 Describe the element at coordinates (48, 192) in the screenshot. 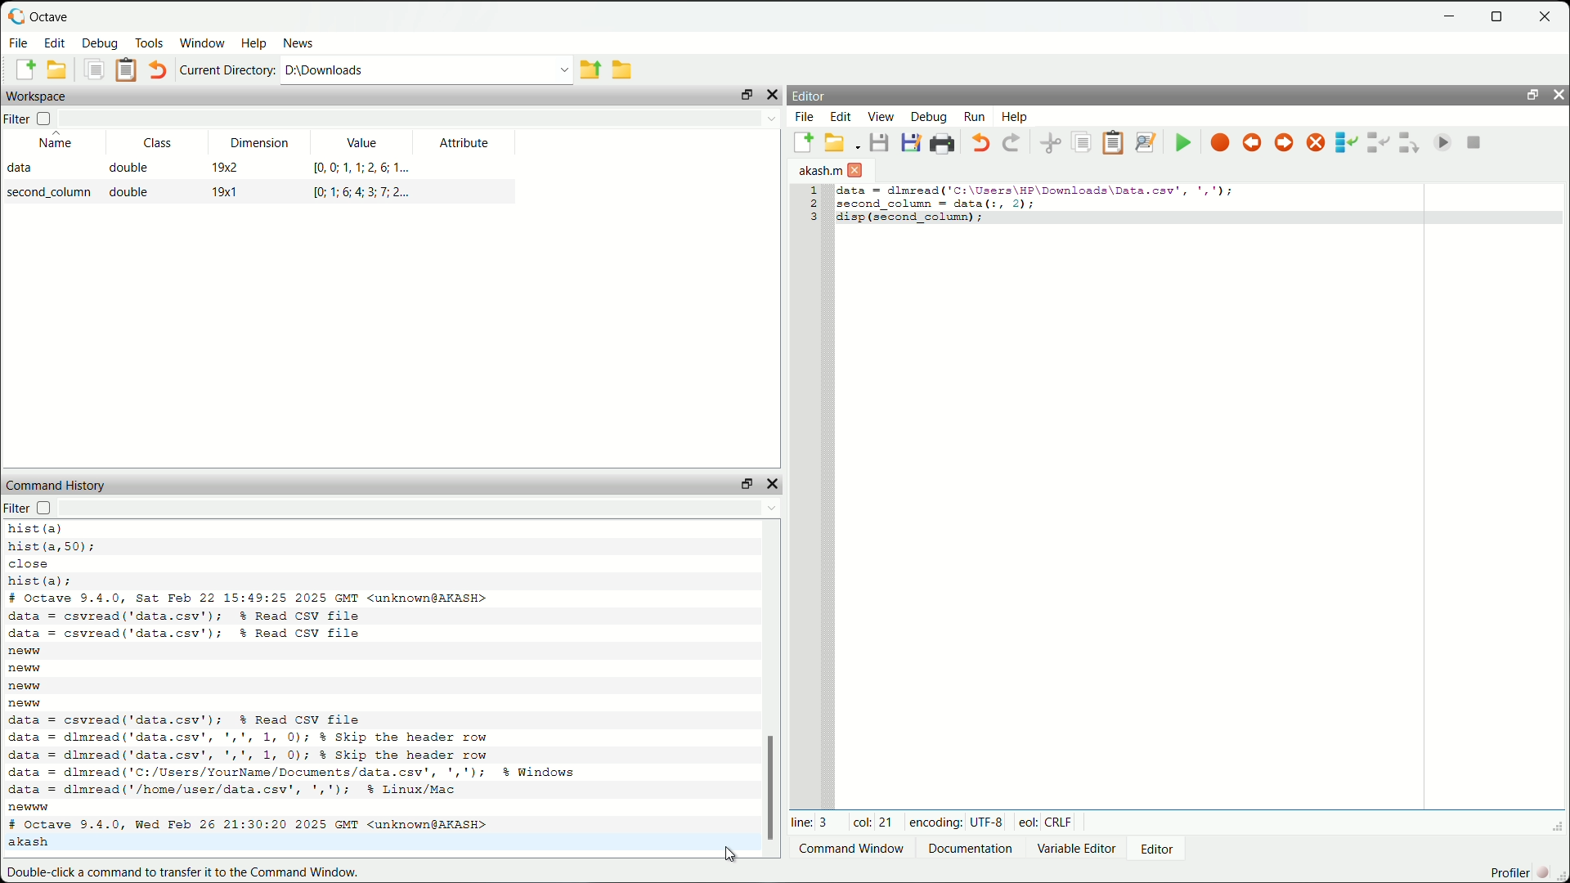

I see `second_column` at that location.